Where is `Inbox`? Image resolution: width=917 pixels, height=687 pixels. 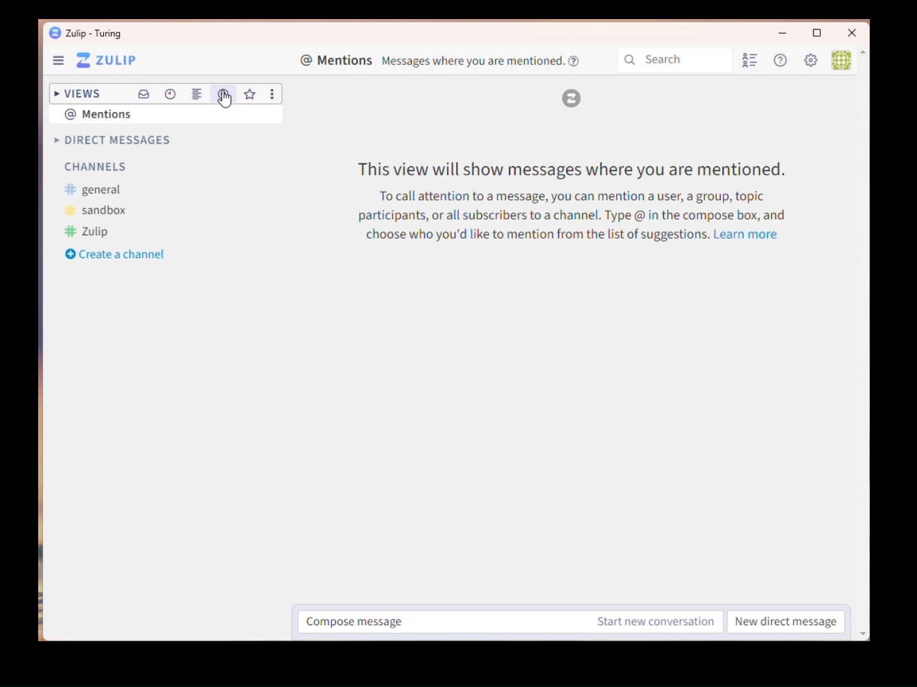 Inbox is located at coordinates (144, 96).